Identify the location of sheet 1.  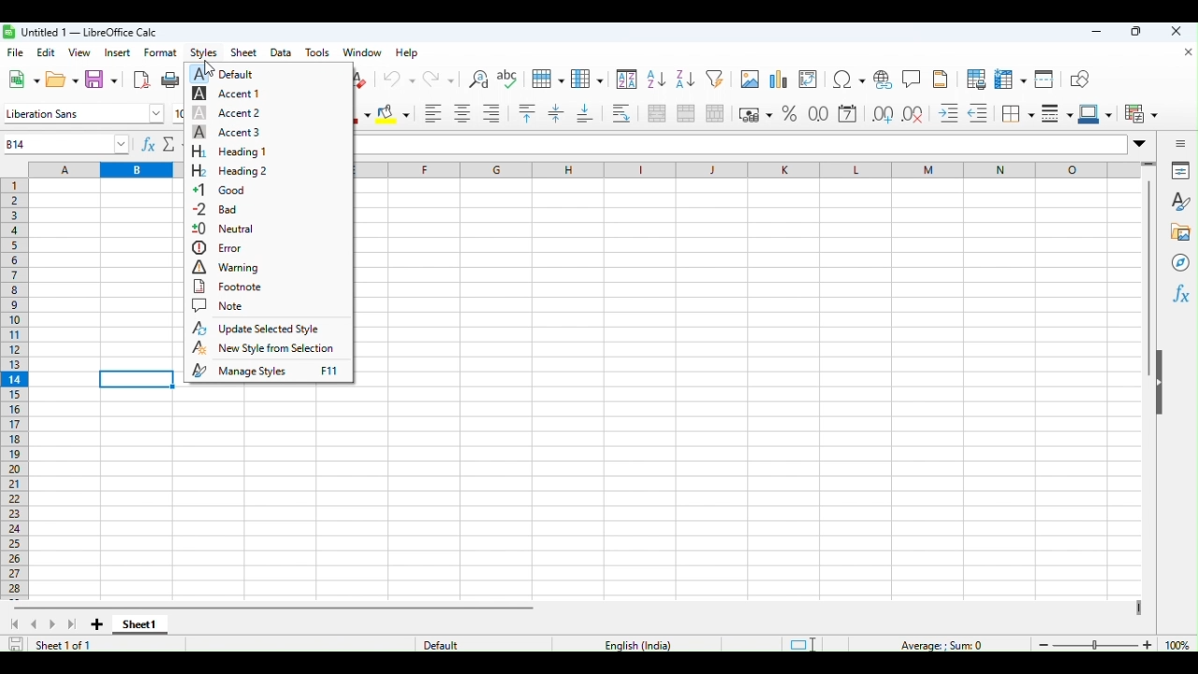
(142, 623).